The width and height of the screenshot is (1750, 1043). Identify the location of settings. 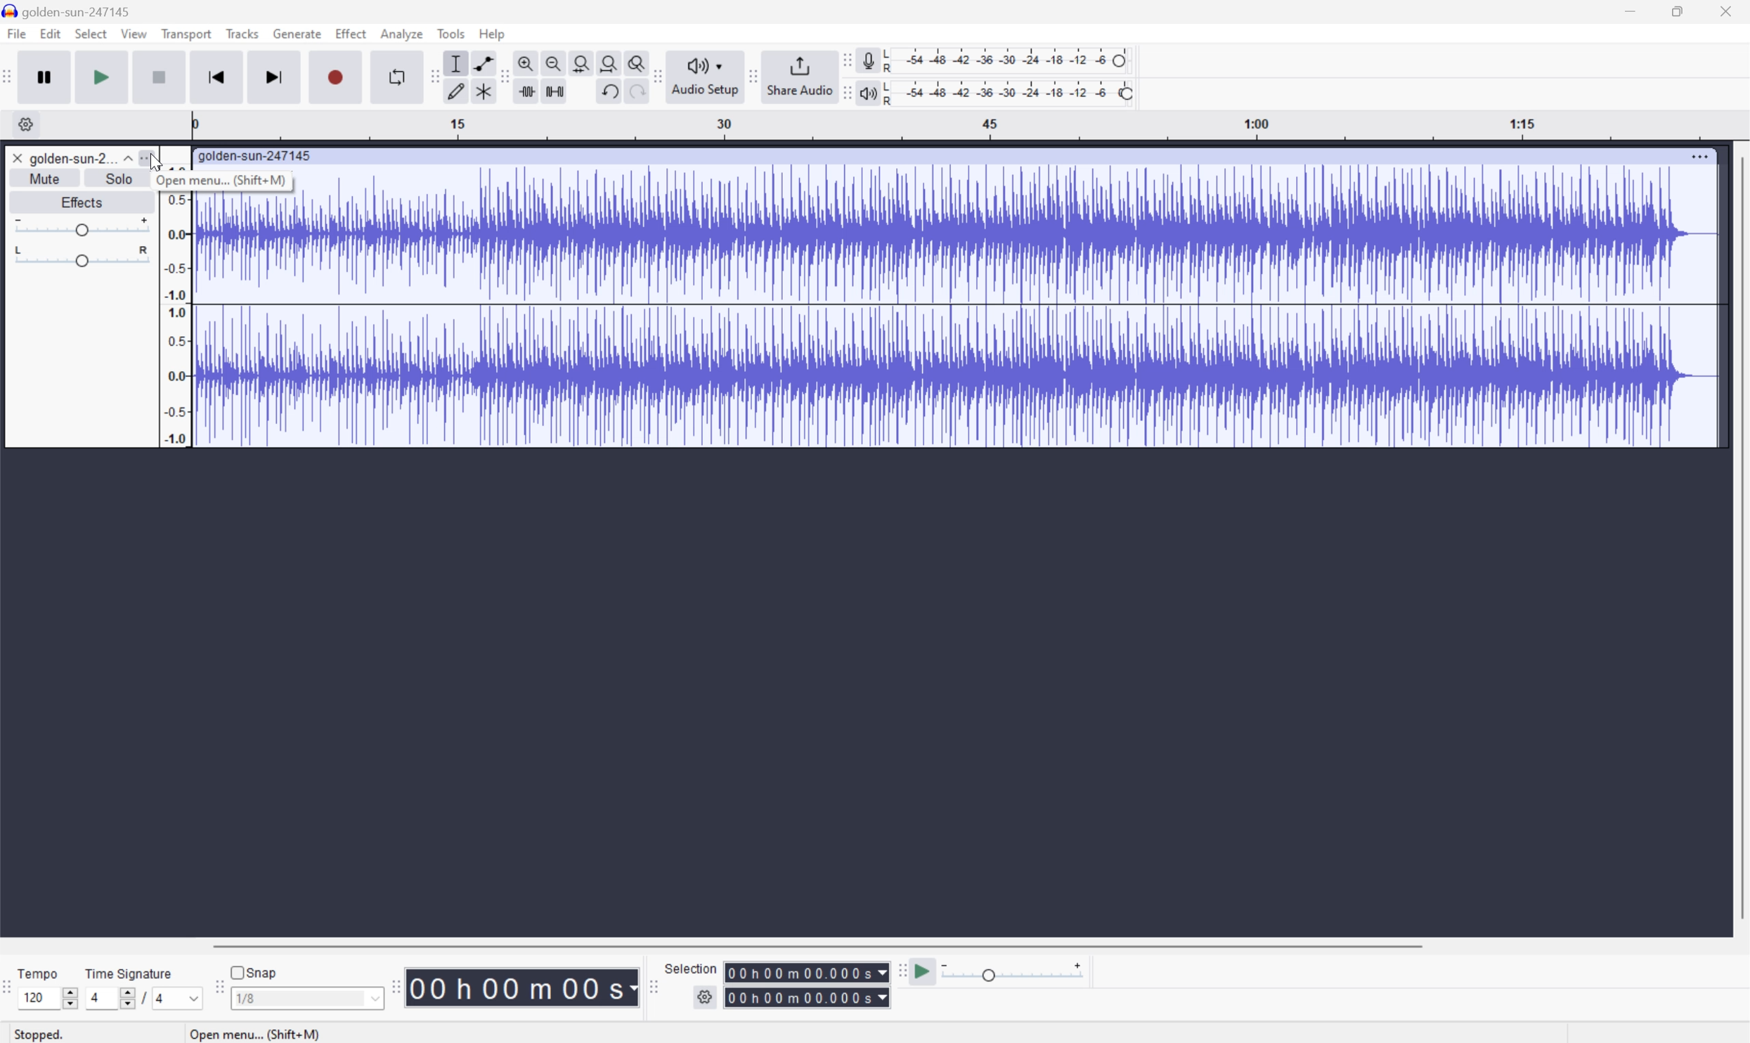
(706, 997).